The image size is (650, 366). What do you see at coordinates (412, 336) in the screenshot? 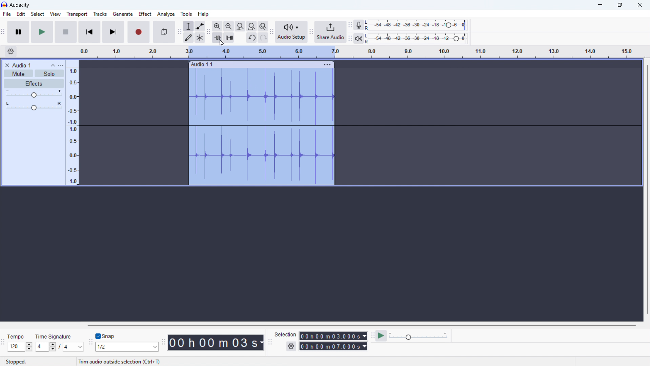
I see `play at speed` at bounding box center [412, 336].